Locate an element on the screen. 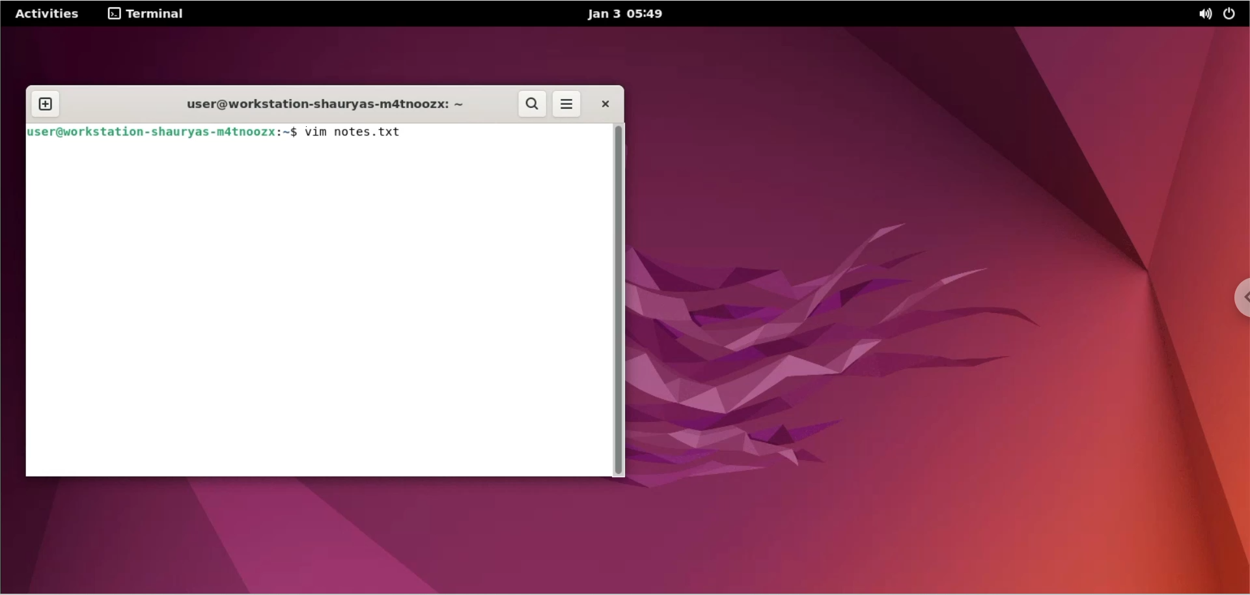 The height and width of the screenshot is (595, 1250). cursor is located at coordinates (413, 132).